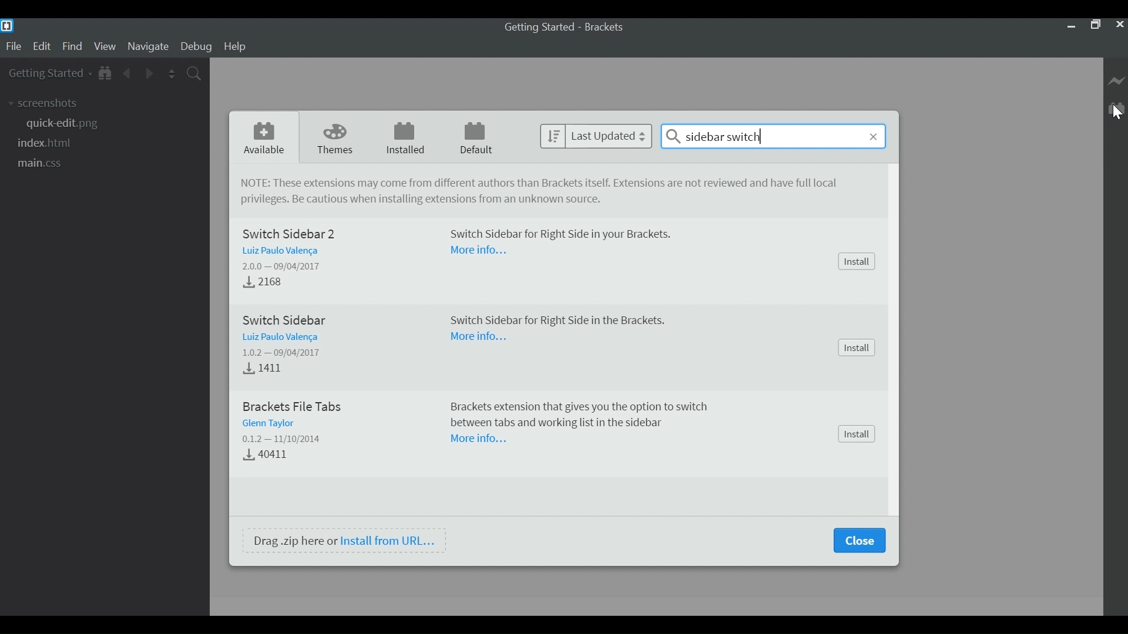  What do you see at coordinates (774, 136) in the screenshot?
I see `sidebar switch` at bounding box center [774, 136].